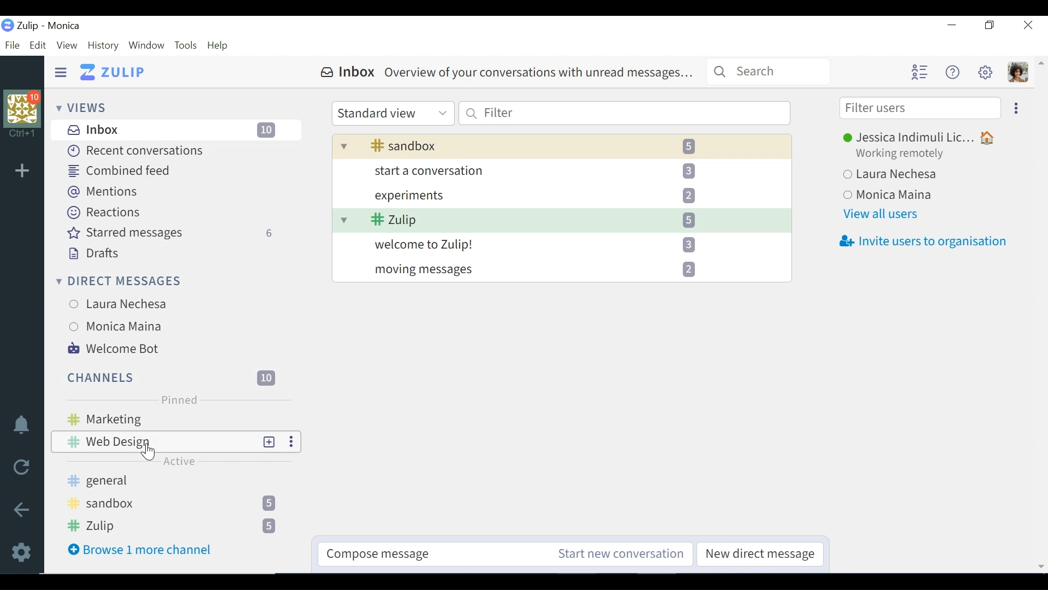  Describe the element at coordinates (103, 45) in the screenshot. I see `History` at that location.